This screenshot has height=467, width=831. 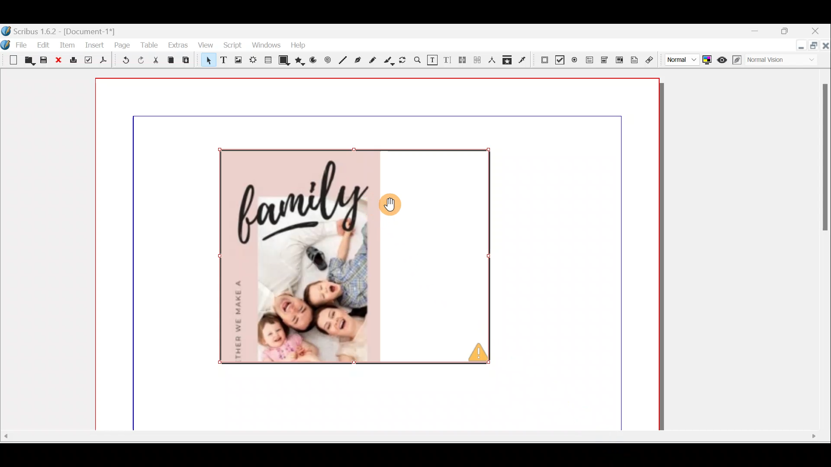 I want to click on Copy, so click(x=171, y=60).